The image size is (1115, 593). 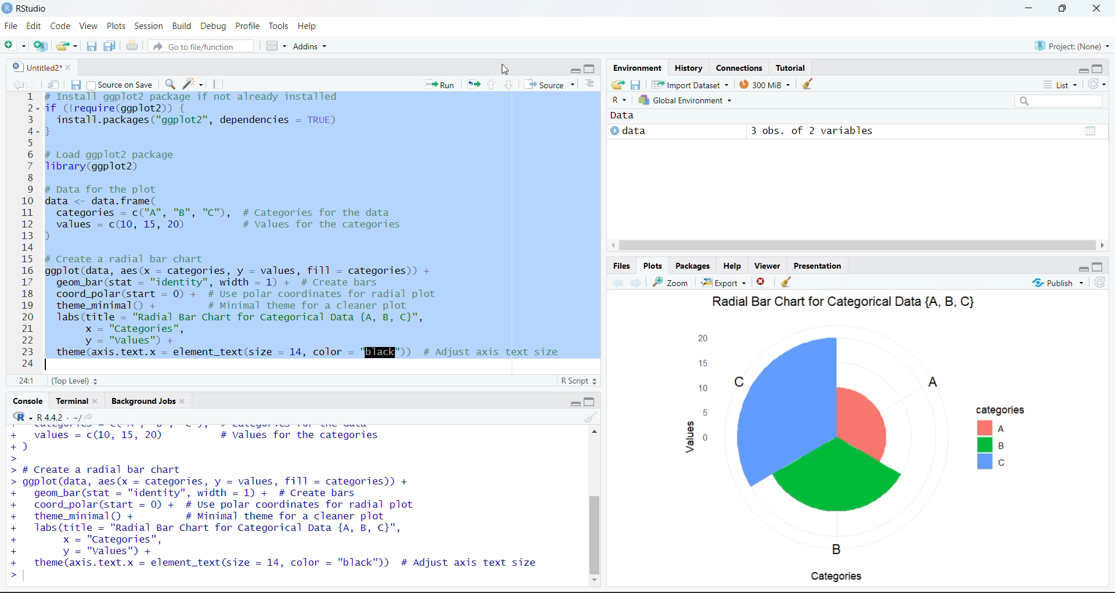 What do you see at coordinates (817, 132) in the screenshot?
I see `3 obs. of 2 variables` at bounding box center [817, 132].